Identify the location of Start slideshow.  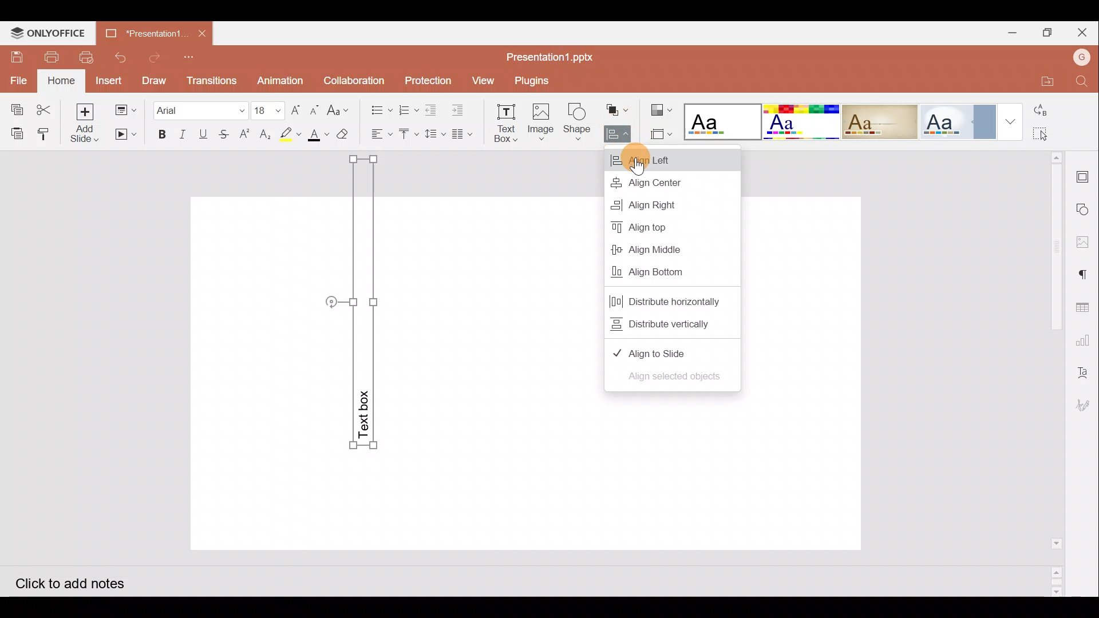
(125, 134).